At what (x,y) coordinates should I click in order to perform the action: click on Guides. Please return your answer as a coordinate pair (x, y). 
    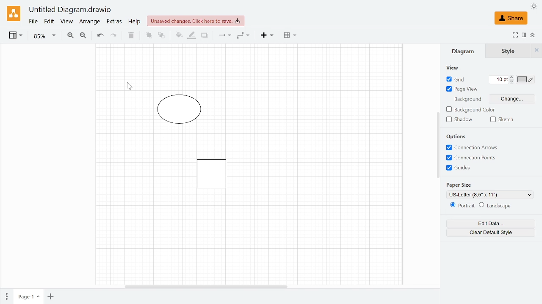
    Looking at the image, I should click on (462, 168).